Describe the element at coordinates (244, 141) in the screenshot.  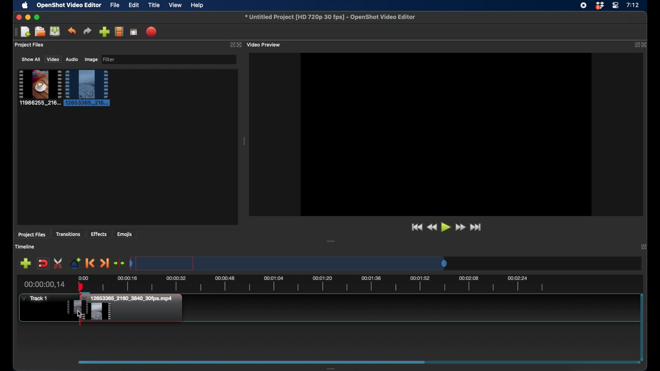
I see `drag handle` at that location.